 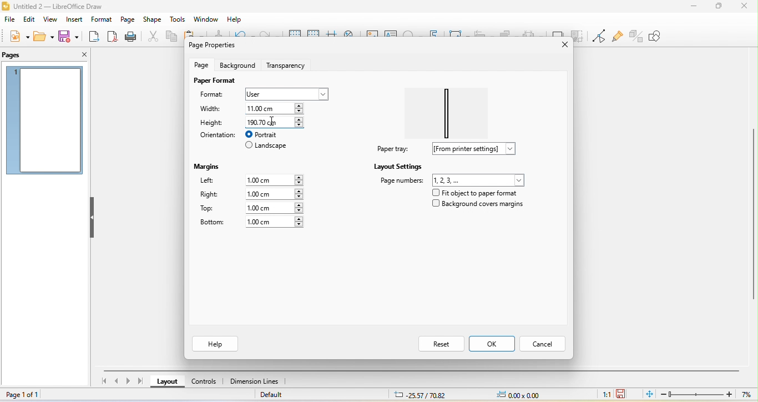 What do you see at coordinates (203, 64) in the screenshot?
I see `page` at bounding box center [203, 64].